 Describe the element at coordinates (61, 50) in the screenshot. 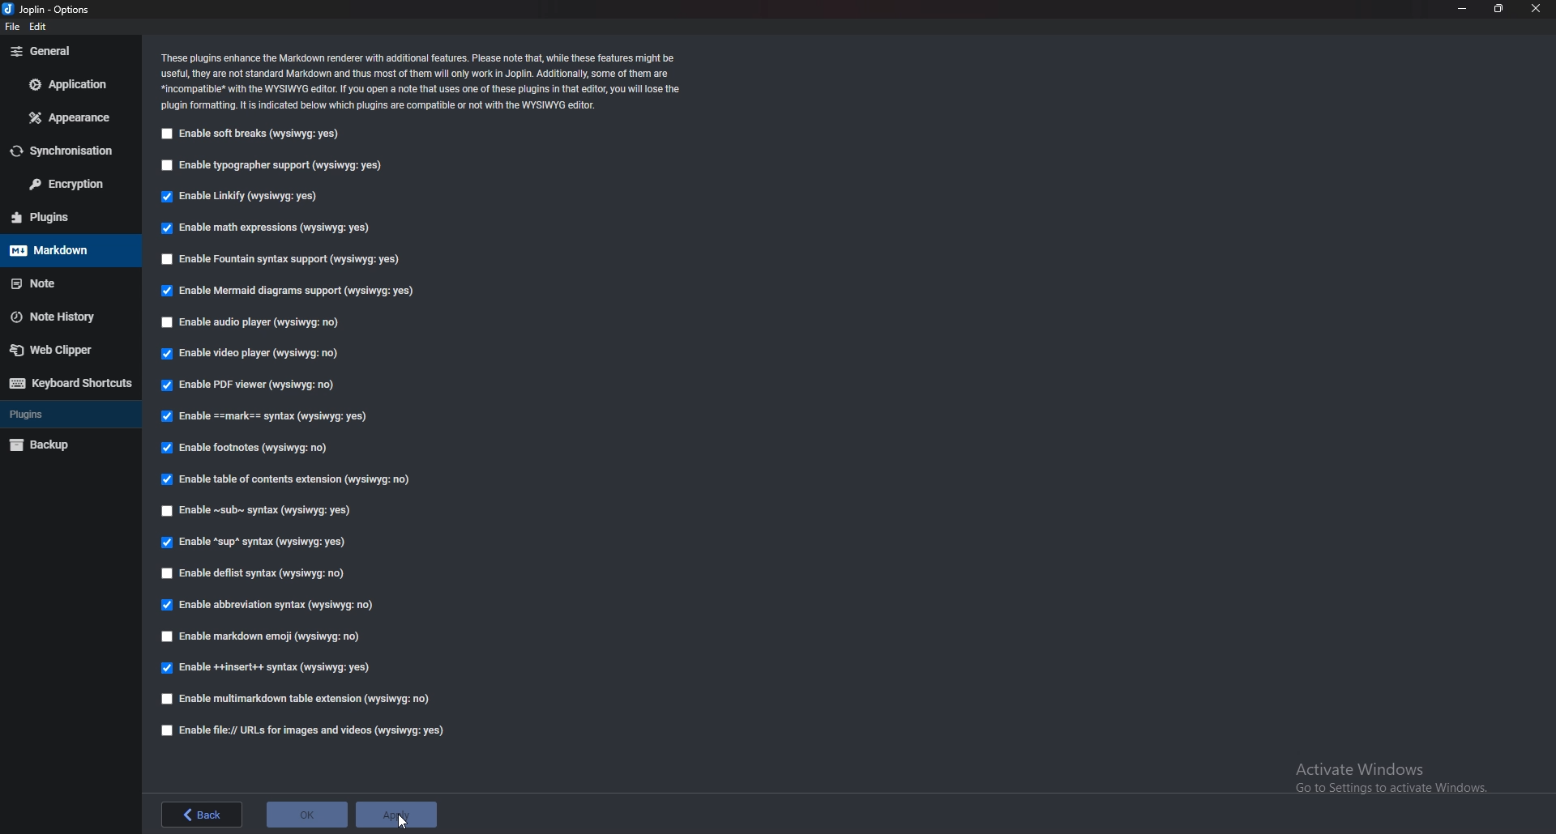

I see `General` at that location.